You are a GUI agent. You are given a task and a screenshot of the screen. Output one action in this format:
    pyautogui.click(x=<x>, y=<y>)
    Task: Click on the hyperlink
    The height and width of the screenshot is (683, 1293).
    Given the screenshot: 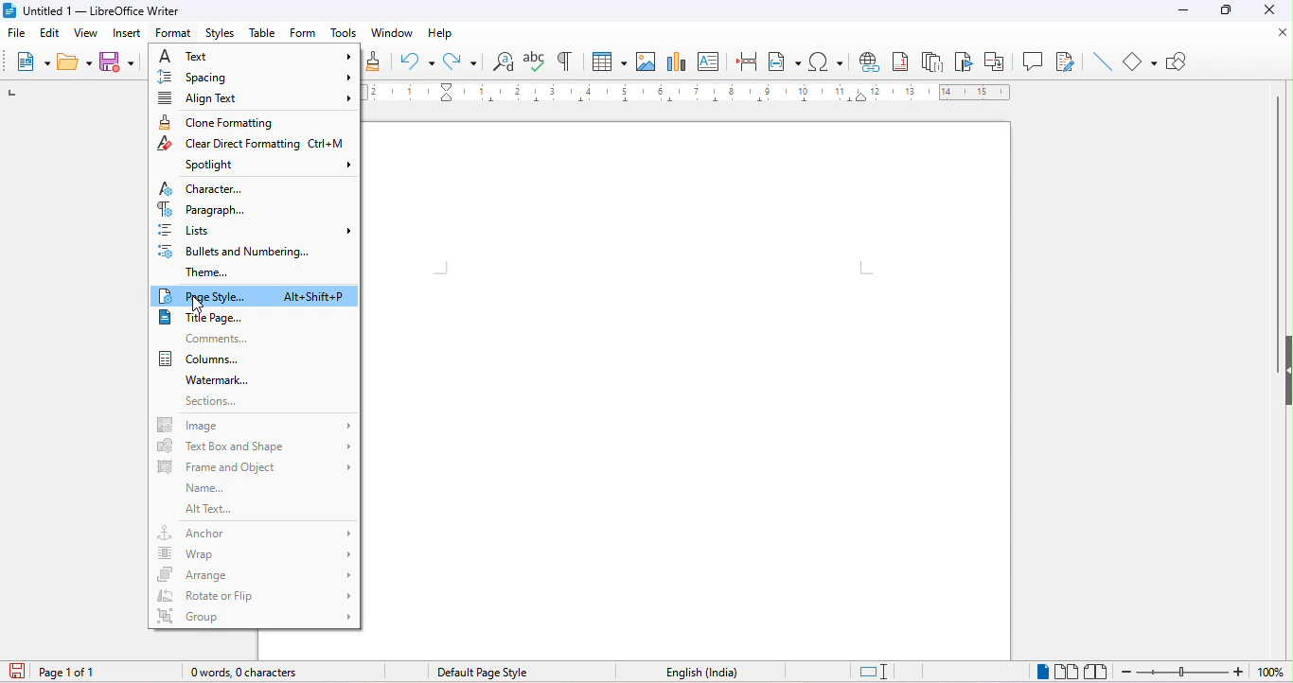 What is the action you would take?
    pyautogui.click(x=872, y=64)
    